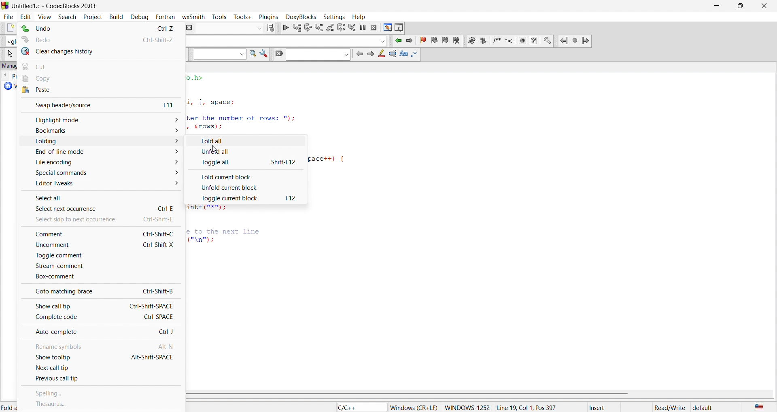  What do you see at coordinates (510, 40) in the screenshot?
I see `insert line` at bounding box center [510, 40].